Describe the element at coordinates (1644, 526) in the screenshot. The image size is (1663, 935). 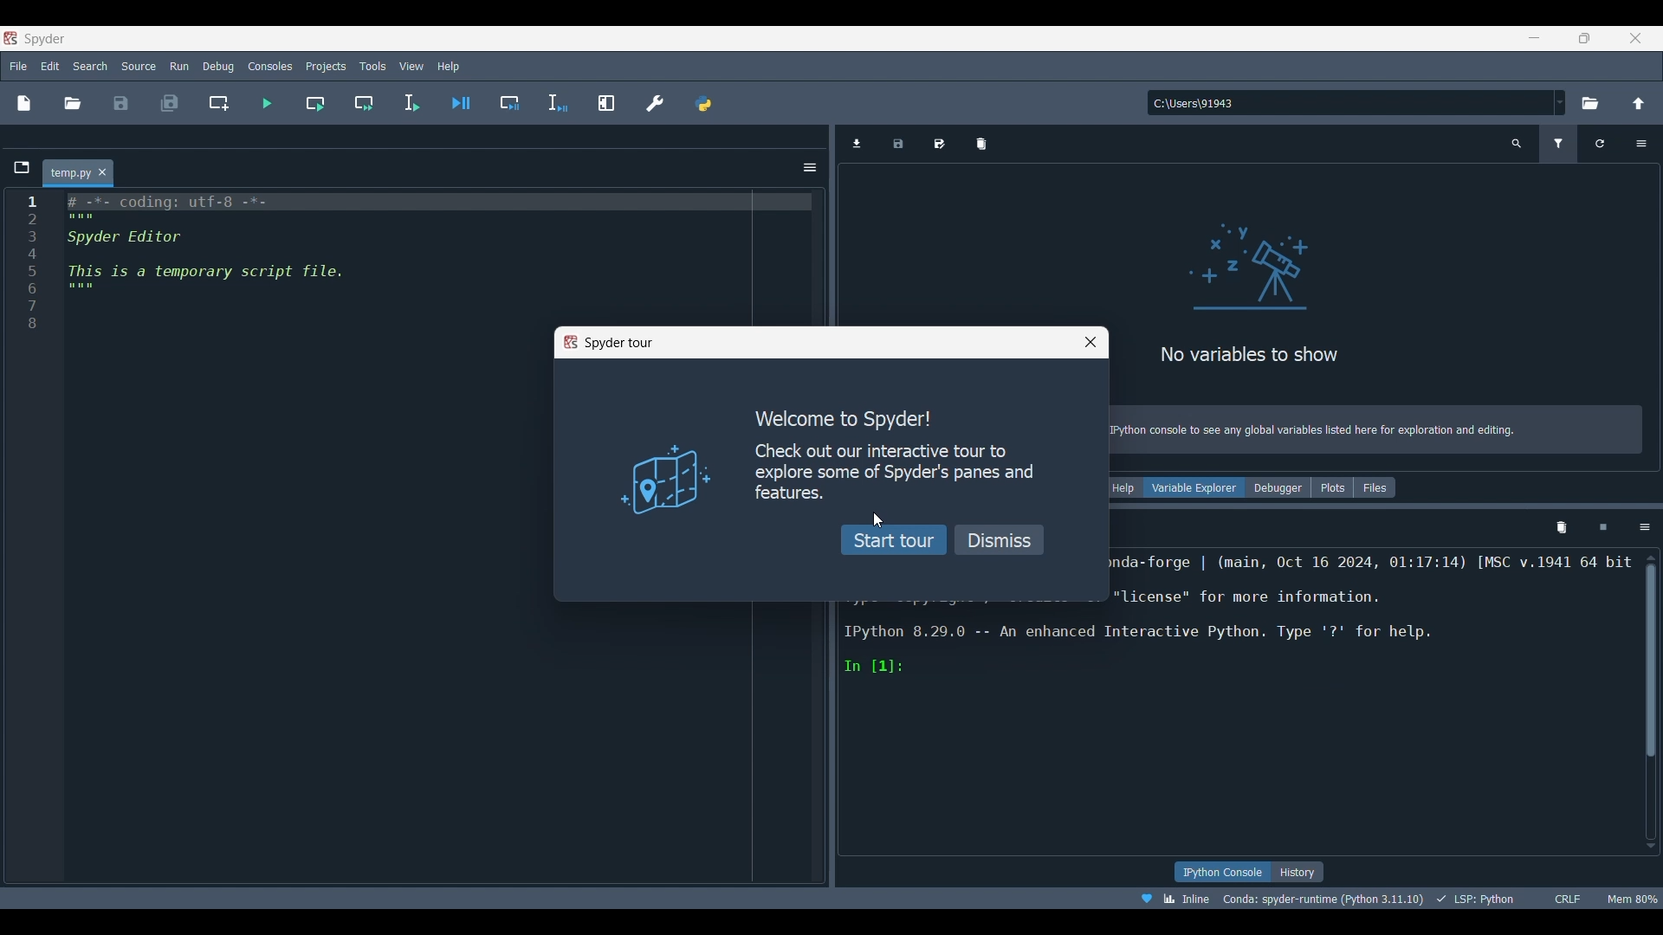
I see `menu` at that location.